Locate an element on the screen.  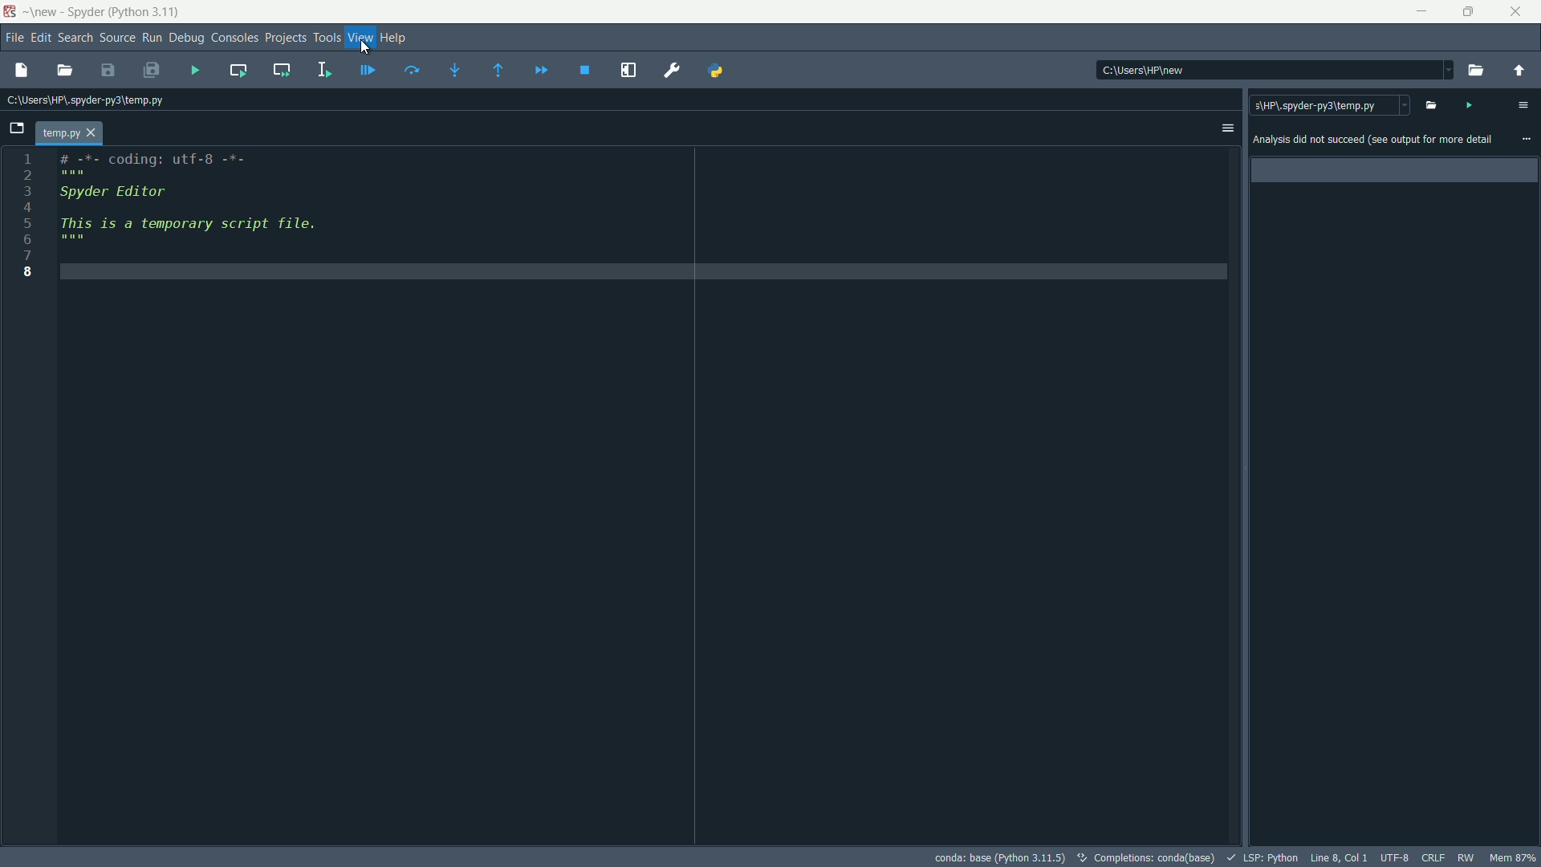
save file is located at coordinates (108, 69).